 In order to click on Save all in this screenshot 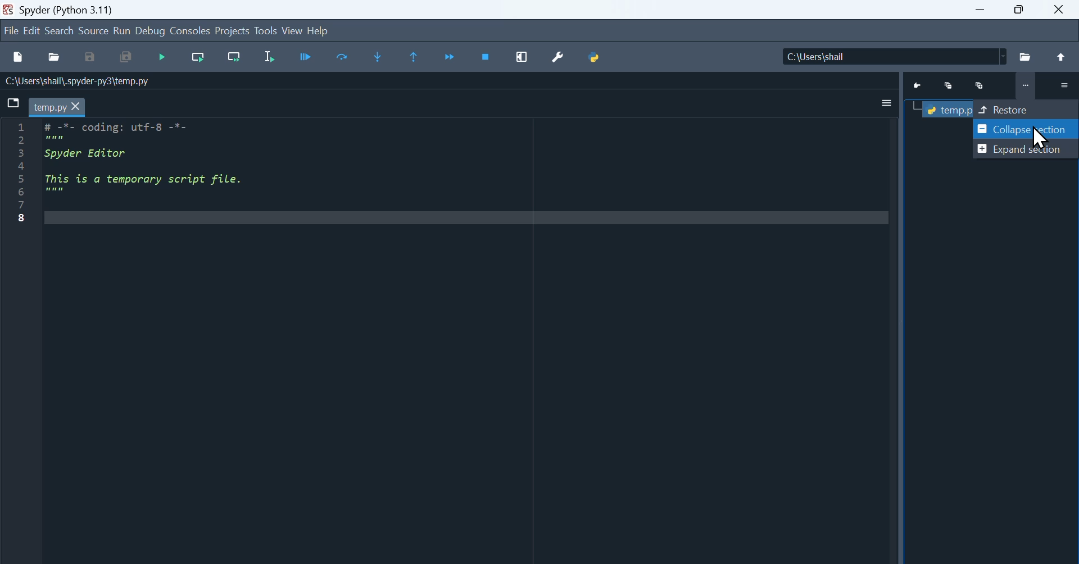, I will do `click(125, 58)`.